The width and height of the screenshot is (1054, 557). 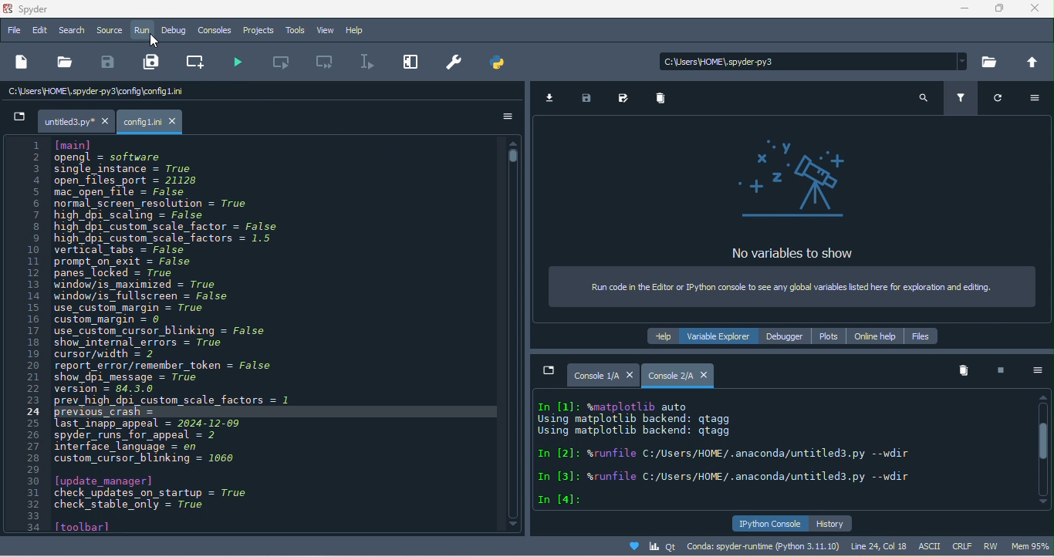 I want to click on minimize, so click(x=962, y=11).